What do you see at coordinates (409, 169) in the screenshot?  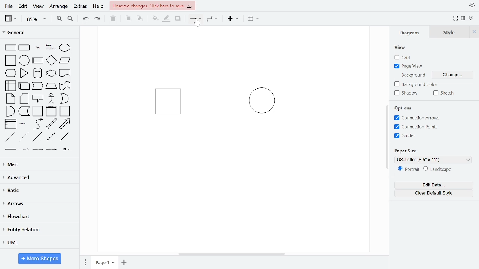 I see `portrait` at bounding box center [409, 169].